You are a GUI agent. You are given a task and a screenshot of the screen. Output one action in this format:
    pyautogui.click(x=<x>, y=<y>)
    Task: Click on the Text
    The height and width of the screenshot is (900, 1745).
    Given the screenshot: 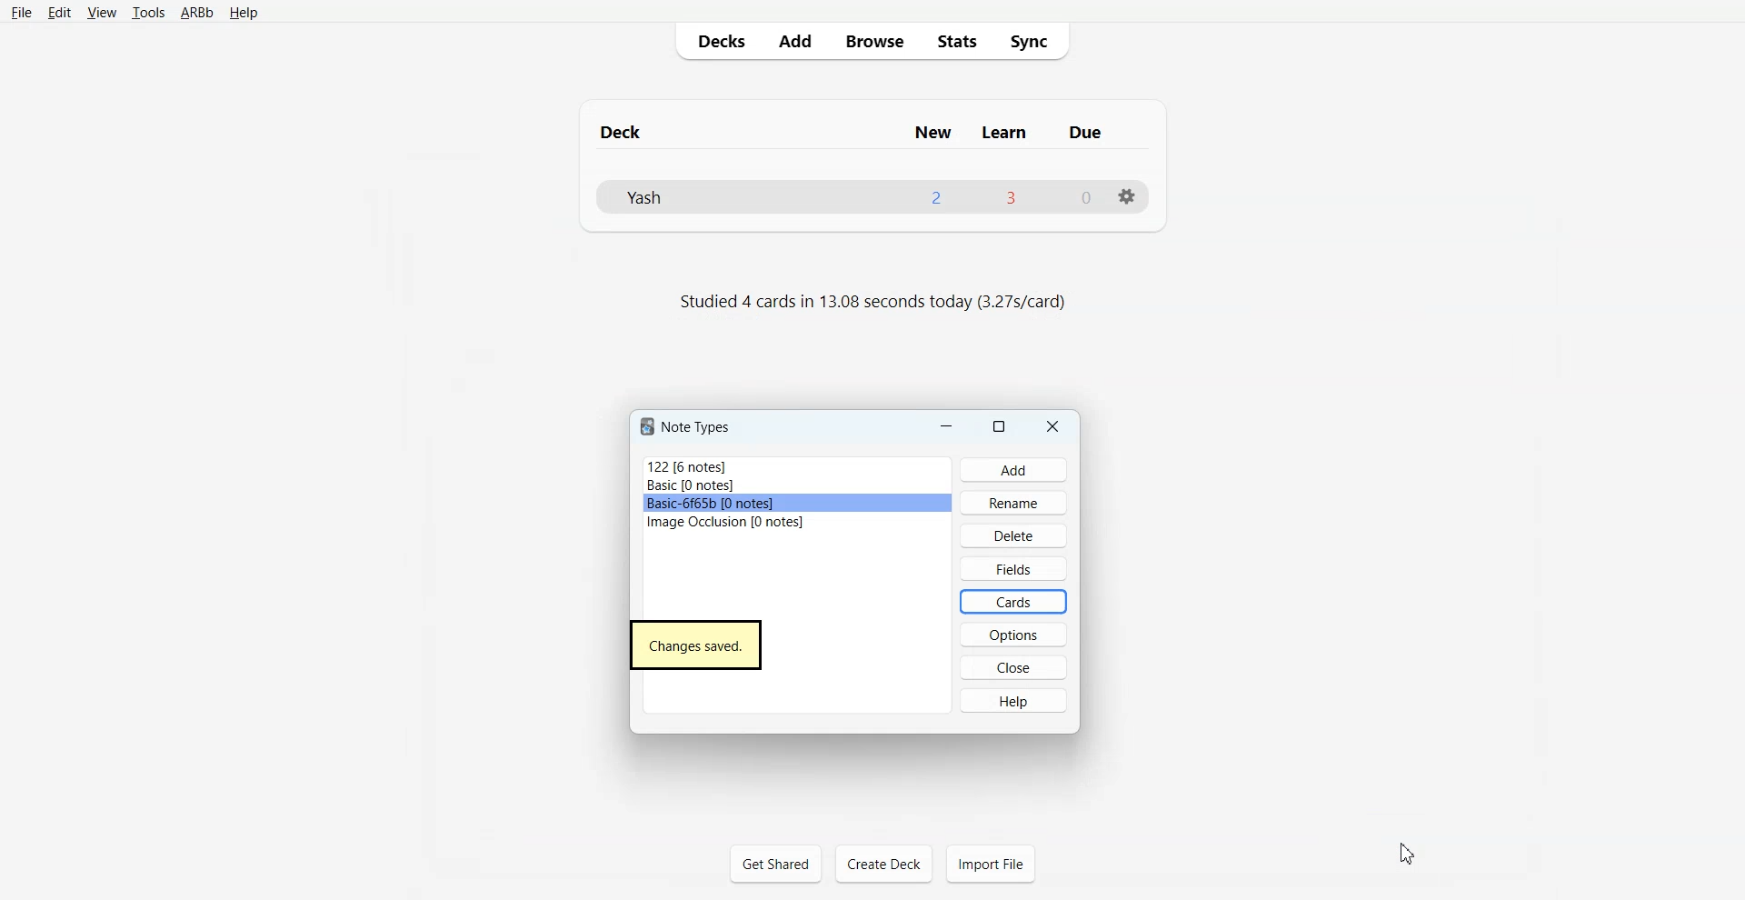 What is the action you would take?
    pyautogui.click(x=872, y=125)
    